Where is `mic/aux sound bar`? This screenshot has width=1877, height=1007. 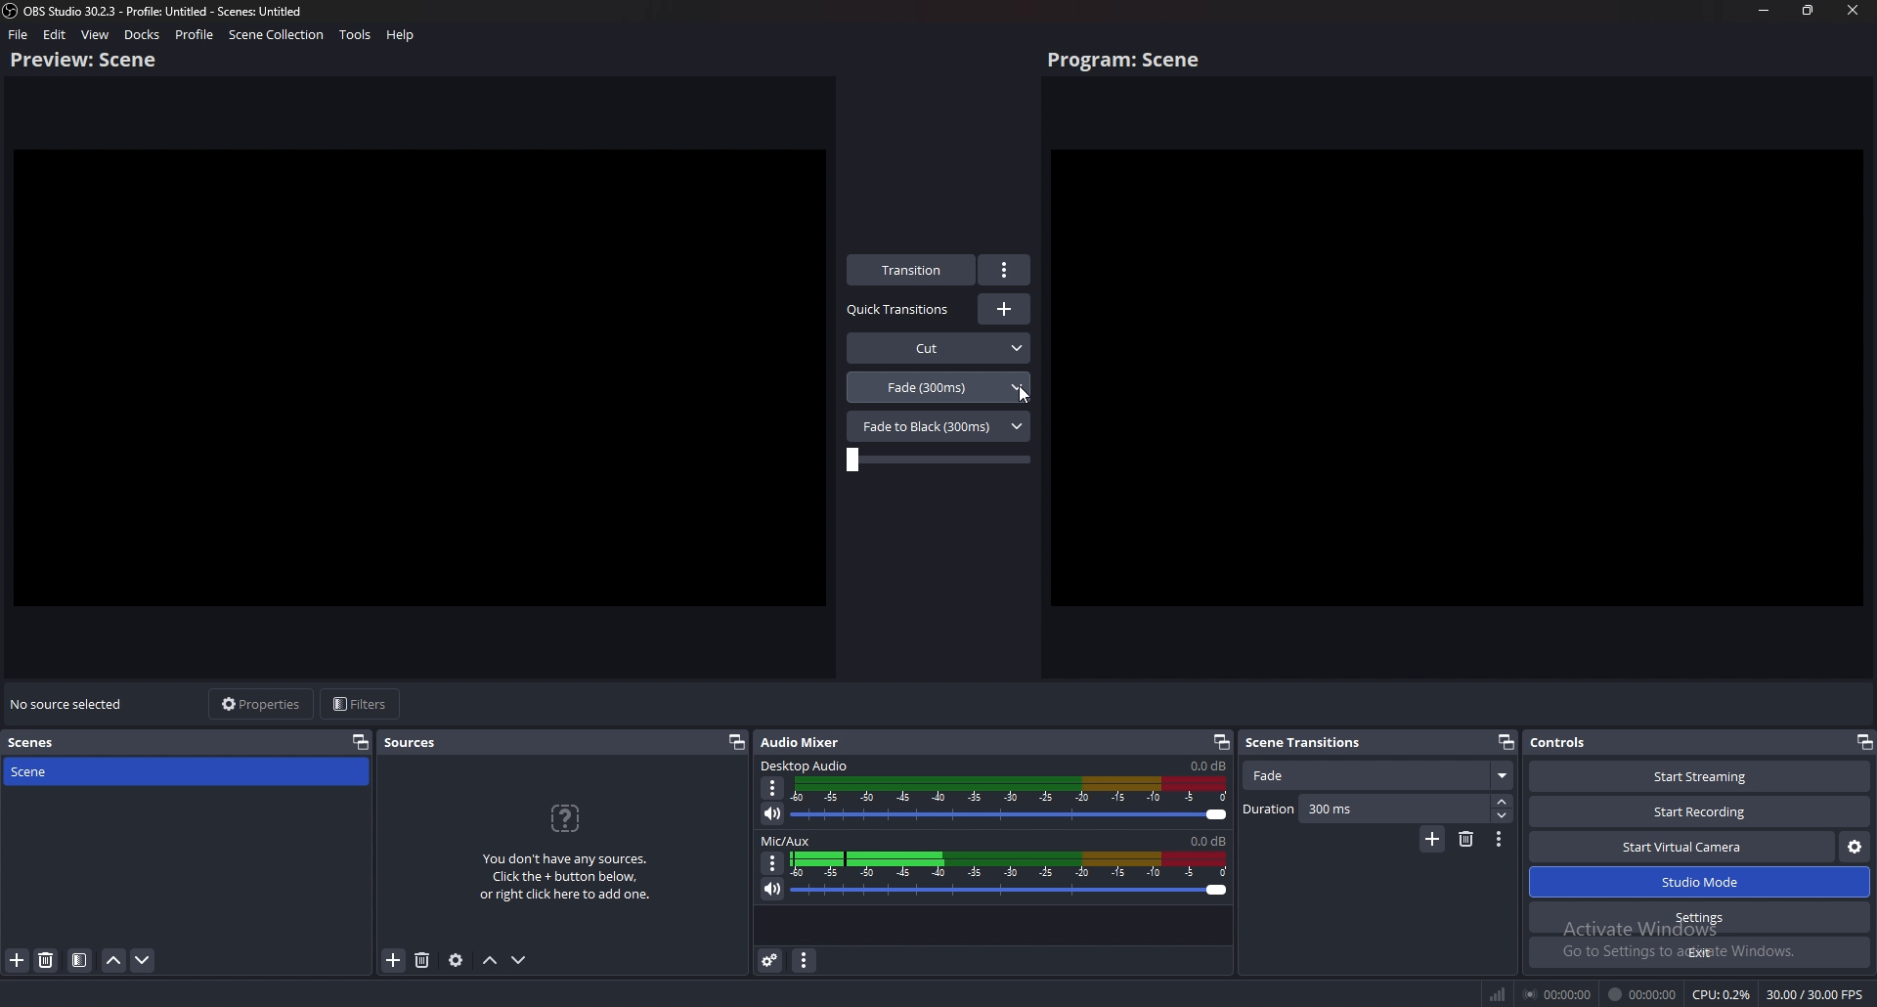 mic/aux sound bar is located at coordinates (1011, 877).